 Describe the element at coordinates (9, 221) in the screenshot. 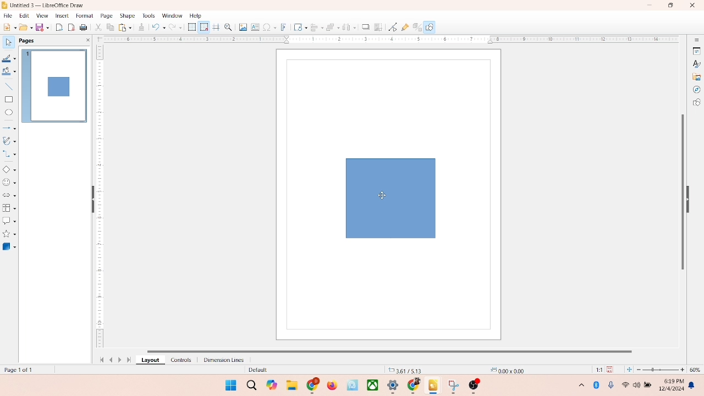

I see `callout` at that location.